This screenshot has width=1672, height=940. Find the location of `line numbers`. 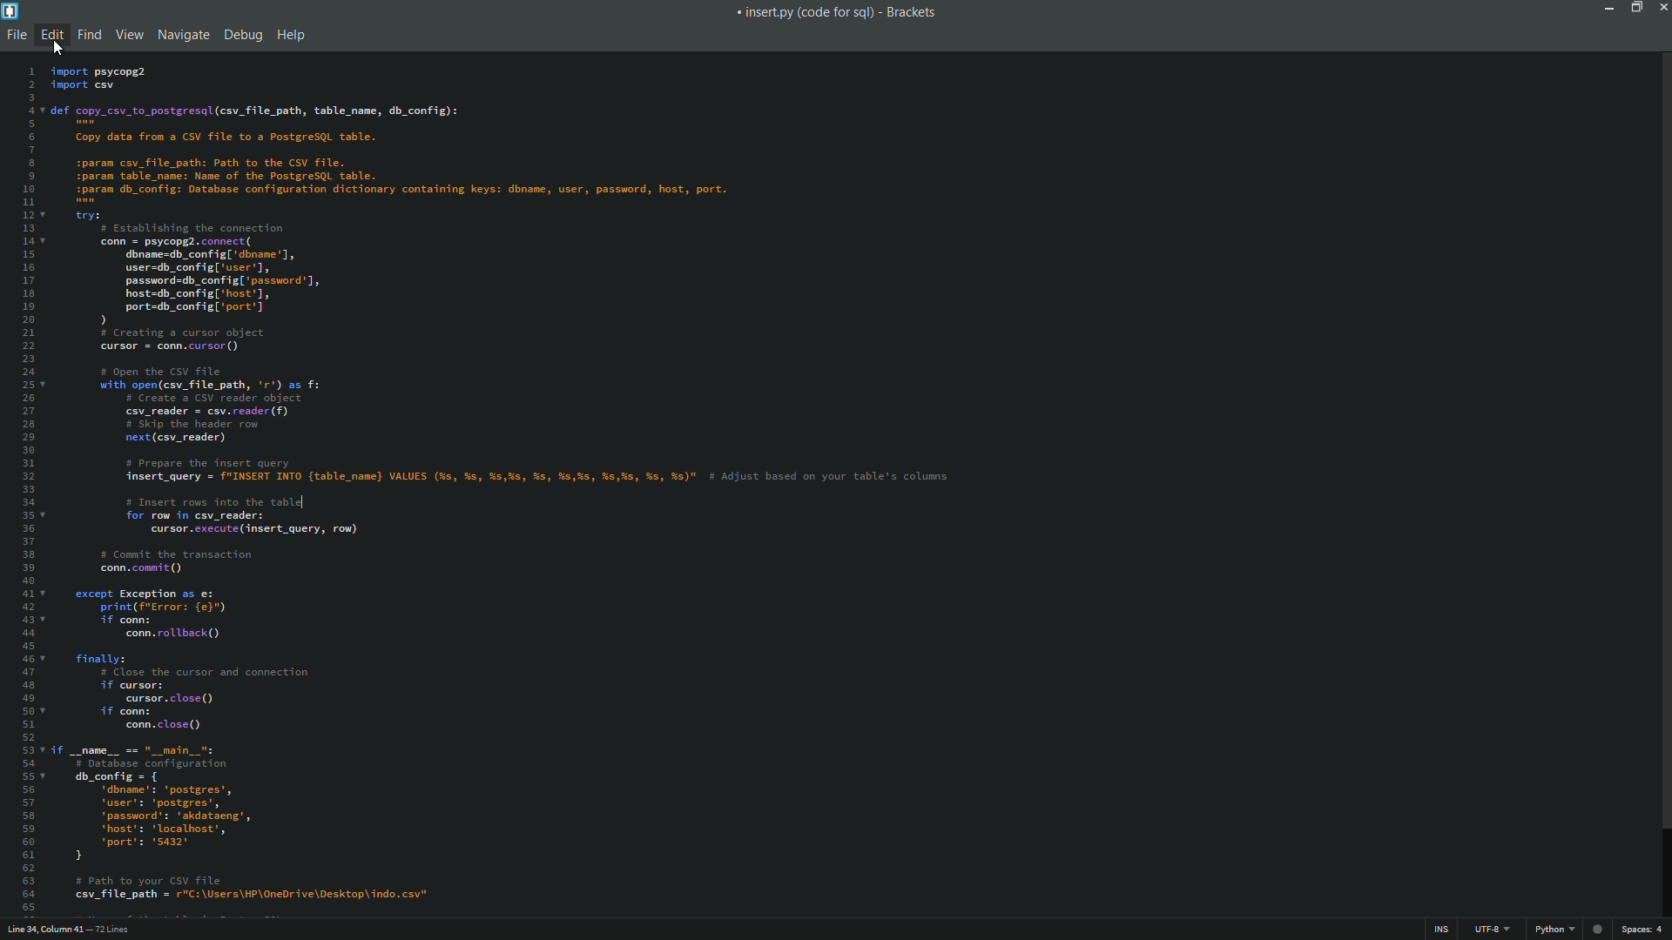

line numbers is located at coordinates (23, 492).